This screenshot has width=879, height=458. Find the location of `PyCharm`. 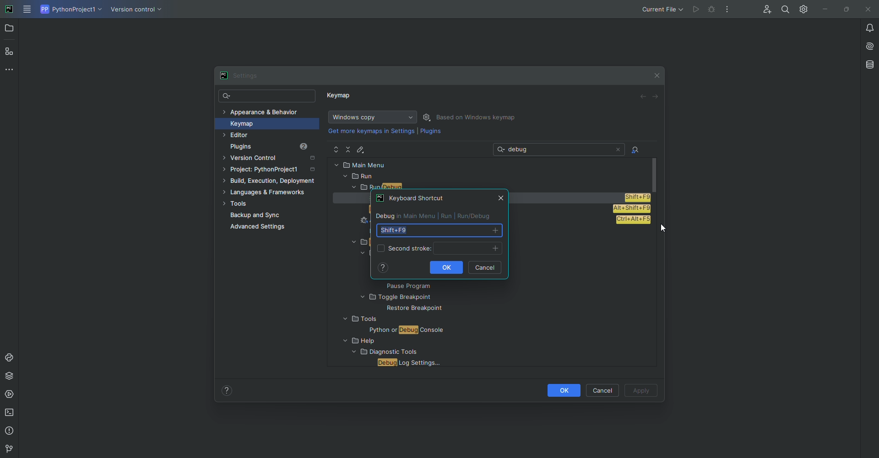

PyCharm is located at coordinates (10, 10).